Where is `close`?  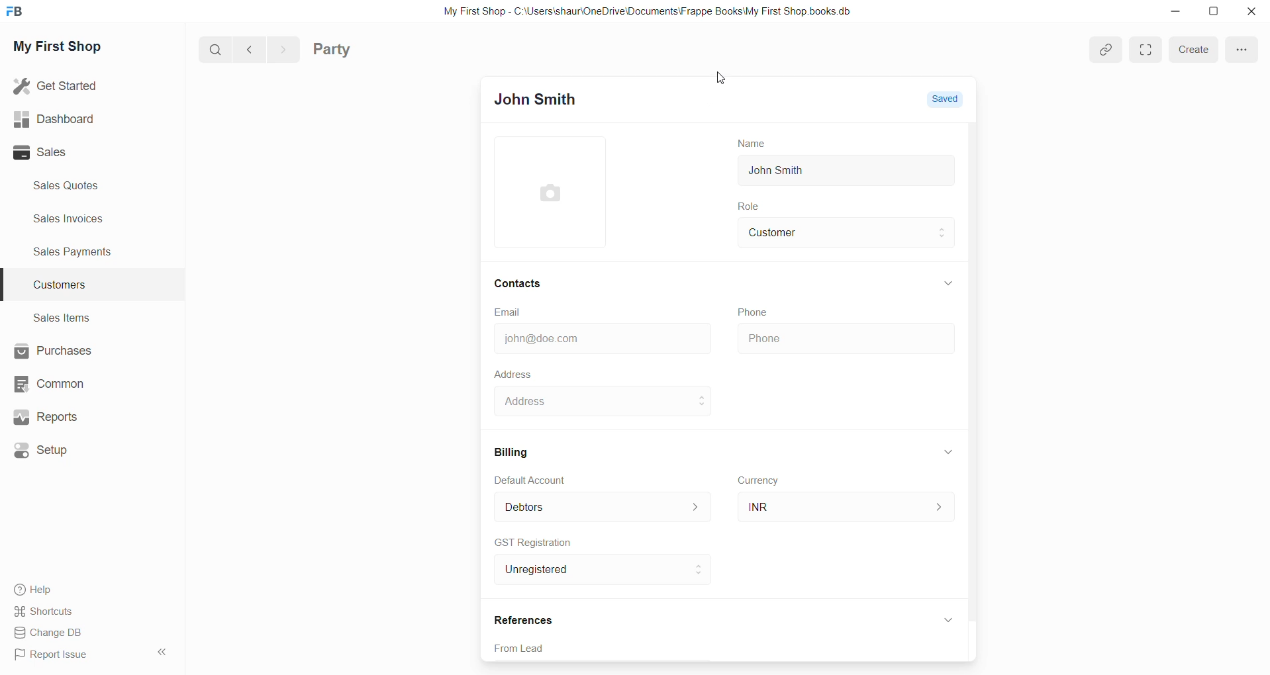
close is located at coordinates (1249, 12).